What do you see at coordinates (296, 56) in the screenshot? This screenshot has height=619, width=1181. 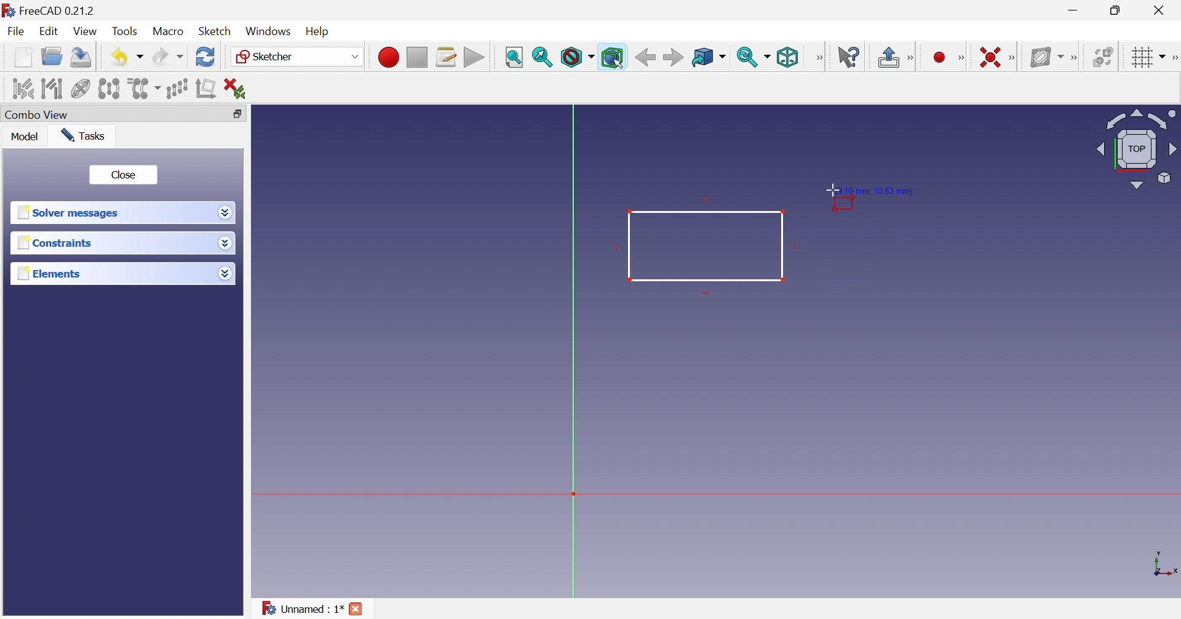 I see `Sketcher` at bounding box center [296, 56].